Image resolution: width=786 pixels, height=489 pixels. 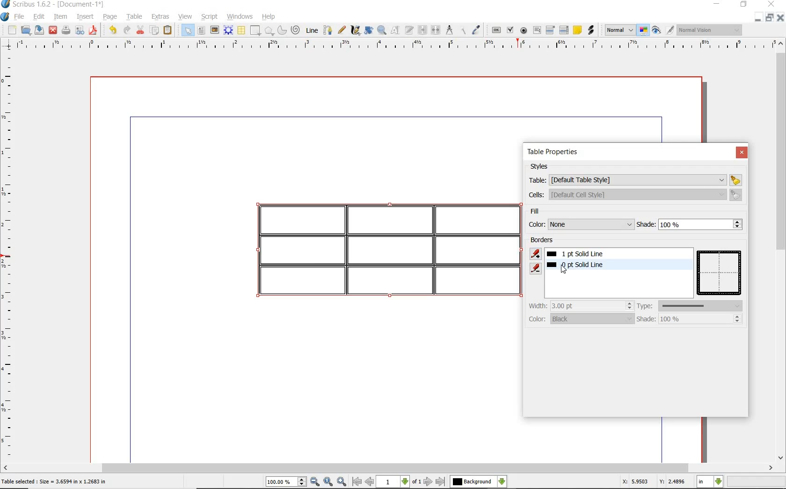 What do you see at coordinates (550, 30) in the screenshot?
I see `pdf combo box` at bounding box center [550, 30].